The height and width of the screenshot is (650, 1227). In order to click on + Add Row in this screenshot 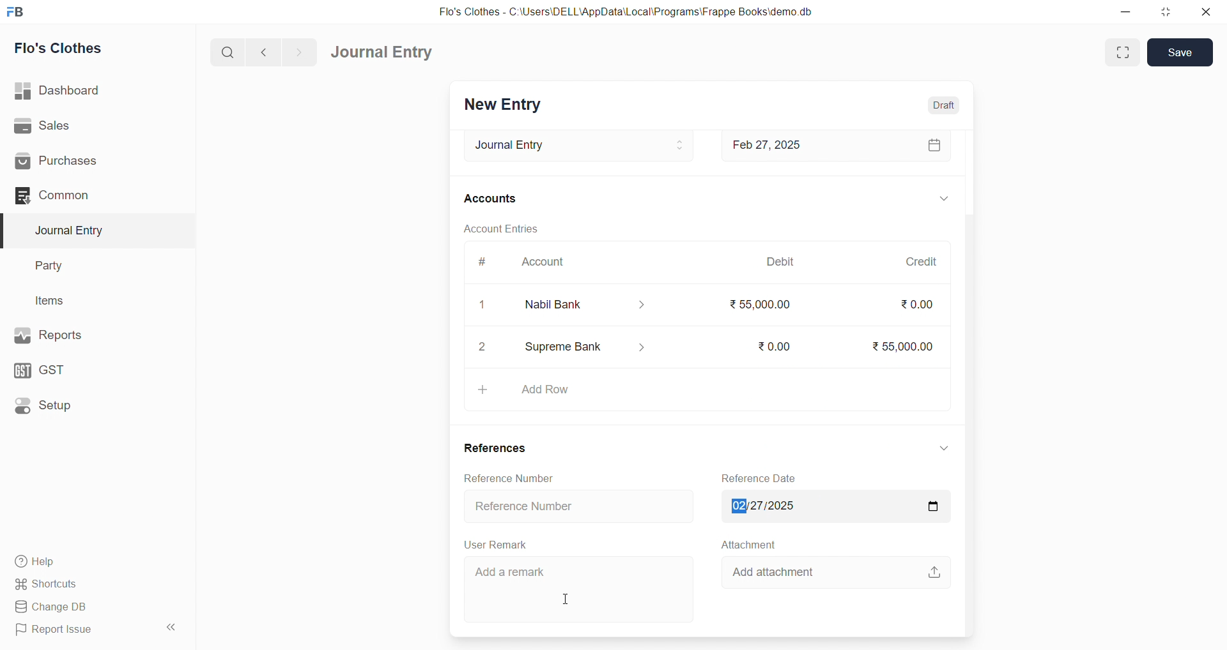, I will do `click(705, 389)`.